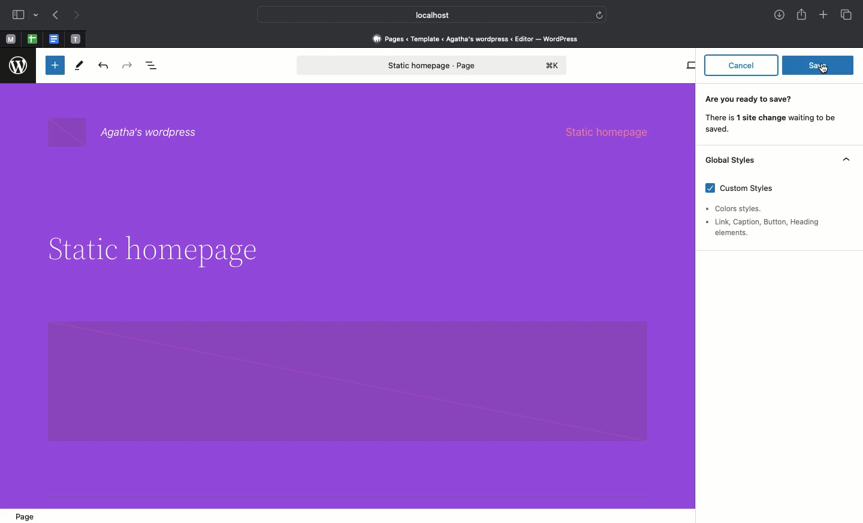 This screenshot has width=863, height=523. What do you see at coordinates (802, 14) in the screenshot?
I see `Share` at bounding box center [802, 14].